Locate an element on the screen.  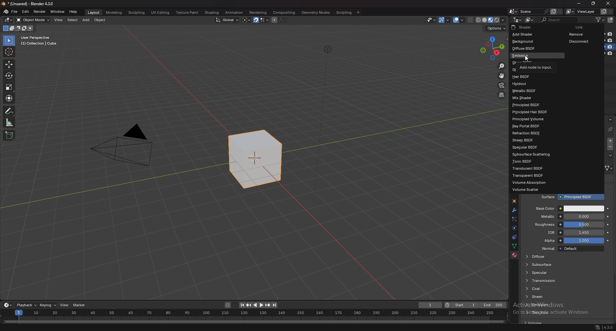
cursor is located at coordinates (526, 59).